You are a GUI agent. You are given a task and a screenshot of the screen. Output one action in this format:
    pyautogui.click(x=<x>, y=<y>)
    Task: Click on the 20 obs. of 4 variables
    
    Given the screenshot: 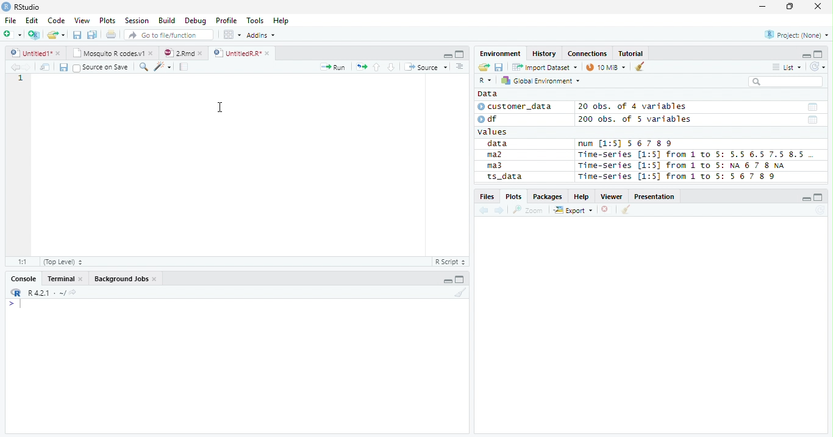 What is the action you would take?
    pyautogui.click(x=633, y=108)
    